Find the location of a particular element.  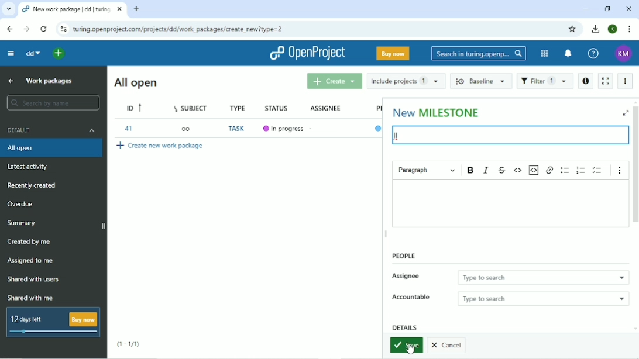

Resize is located at coordinates (386, 235).